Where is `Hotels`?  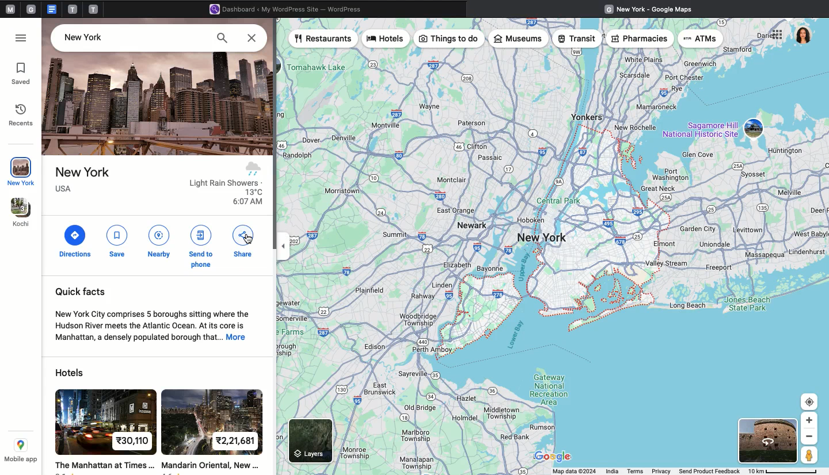
Hotels is located at coordinates (387, 40).